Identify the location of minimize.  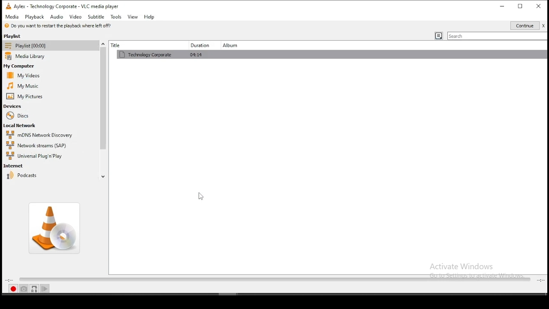
(503, 6).